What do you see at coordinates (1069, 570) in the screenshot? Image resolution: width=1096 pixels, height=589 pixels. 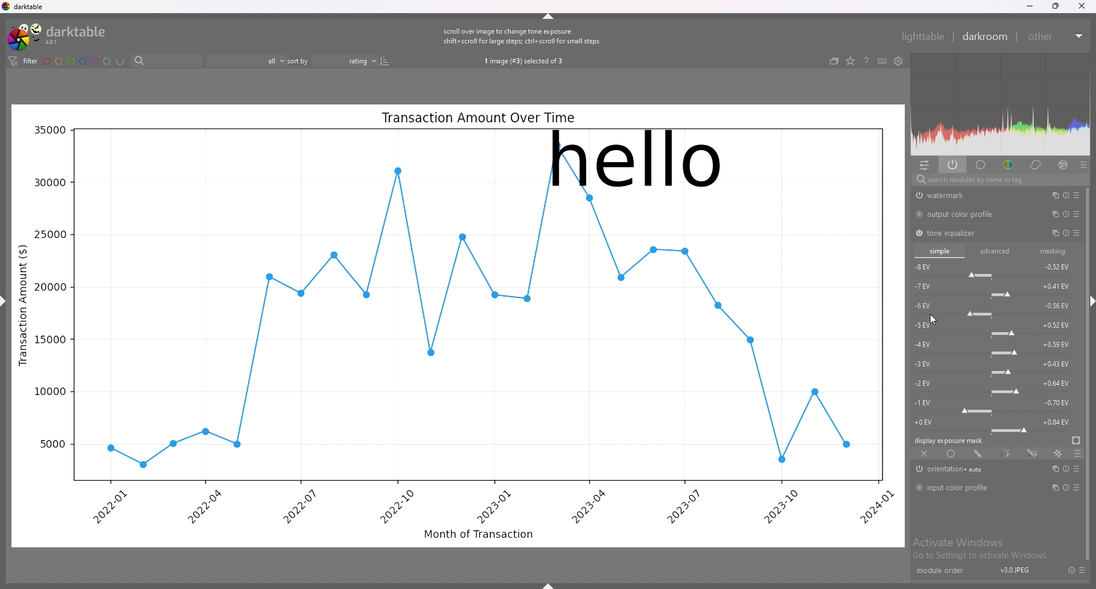 I see `reset` at bounding box center [1069, 570].